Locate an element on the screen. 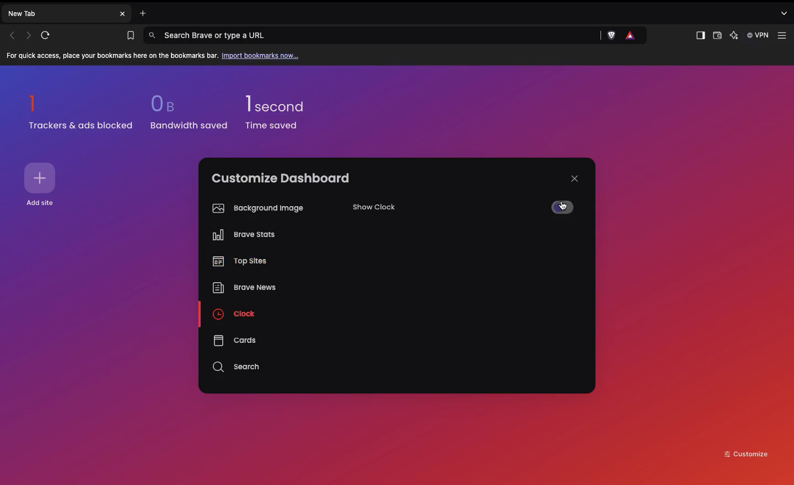 This screenshot has width=794, height=485. Wallet is located at coordinates (716, 37).